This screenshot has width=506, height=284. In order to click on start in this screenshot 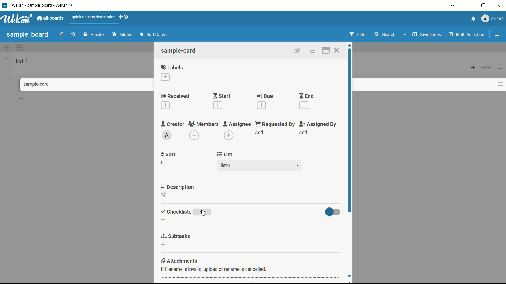, I will do `click(222, 97)`.